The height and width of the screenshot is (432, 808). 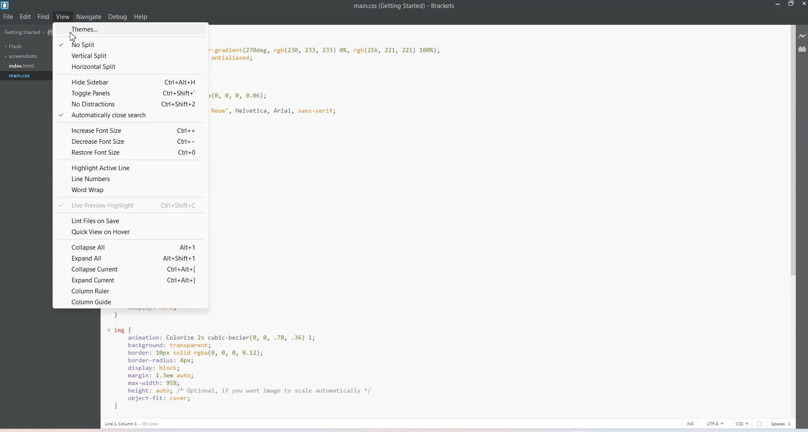 I want to click on Cursor on Themes, so click(x=73, y=37).